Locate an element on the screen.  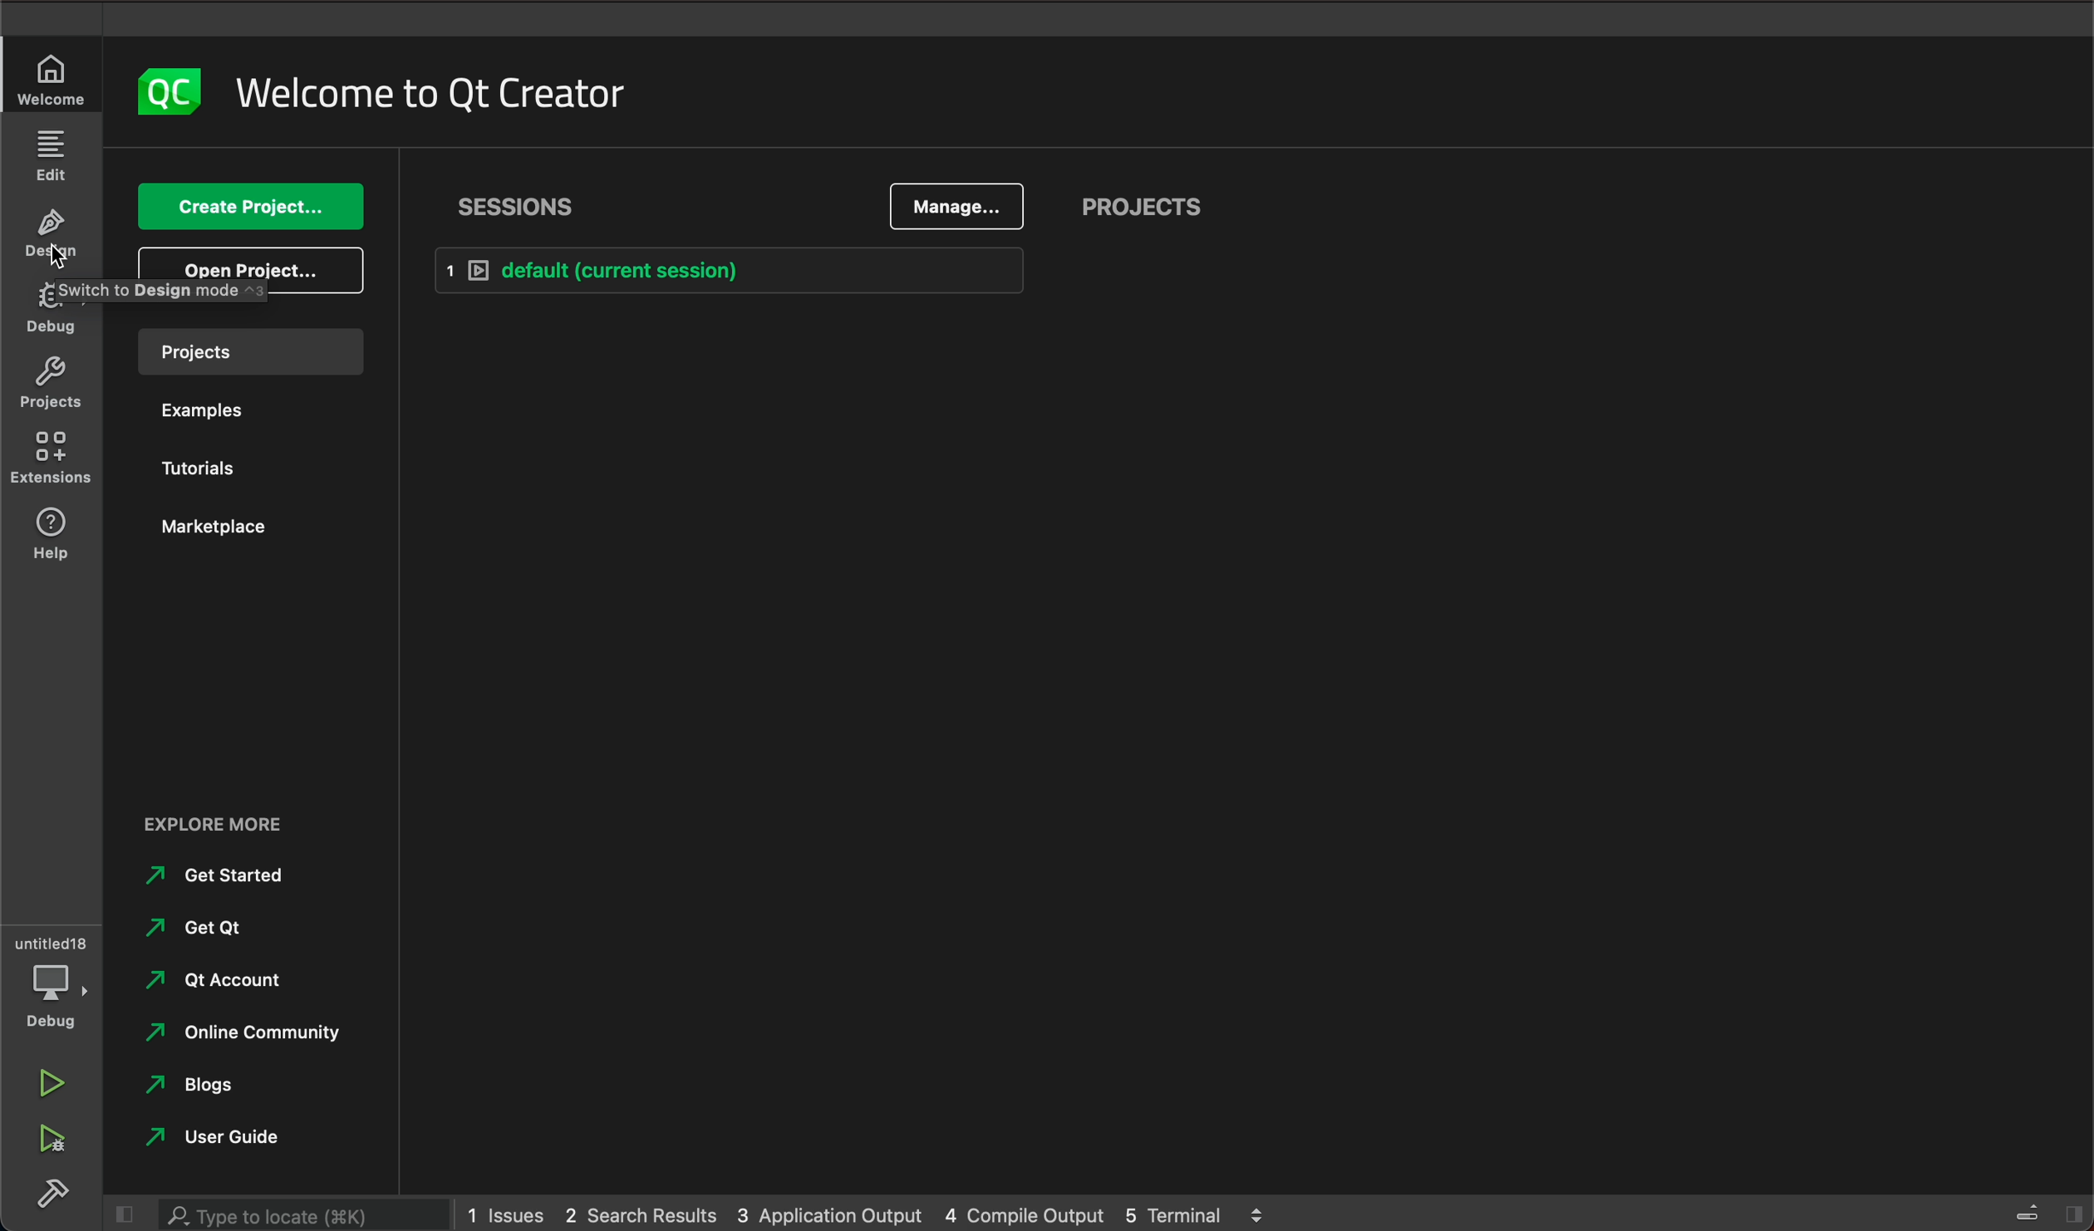
build is located at coordinates (50, 1191).